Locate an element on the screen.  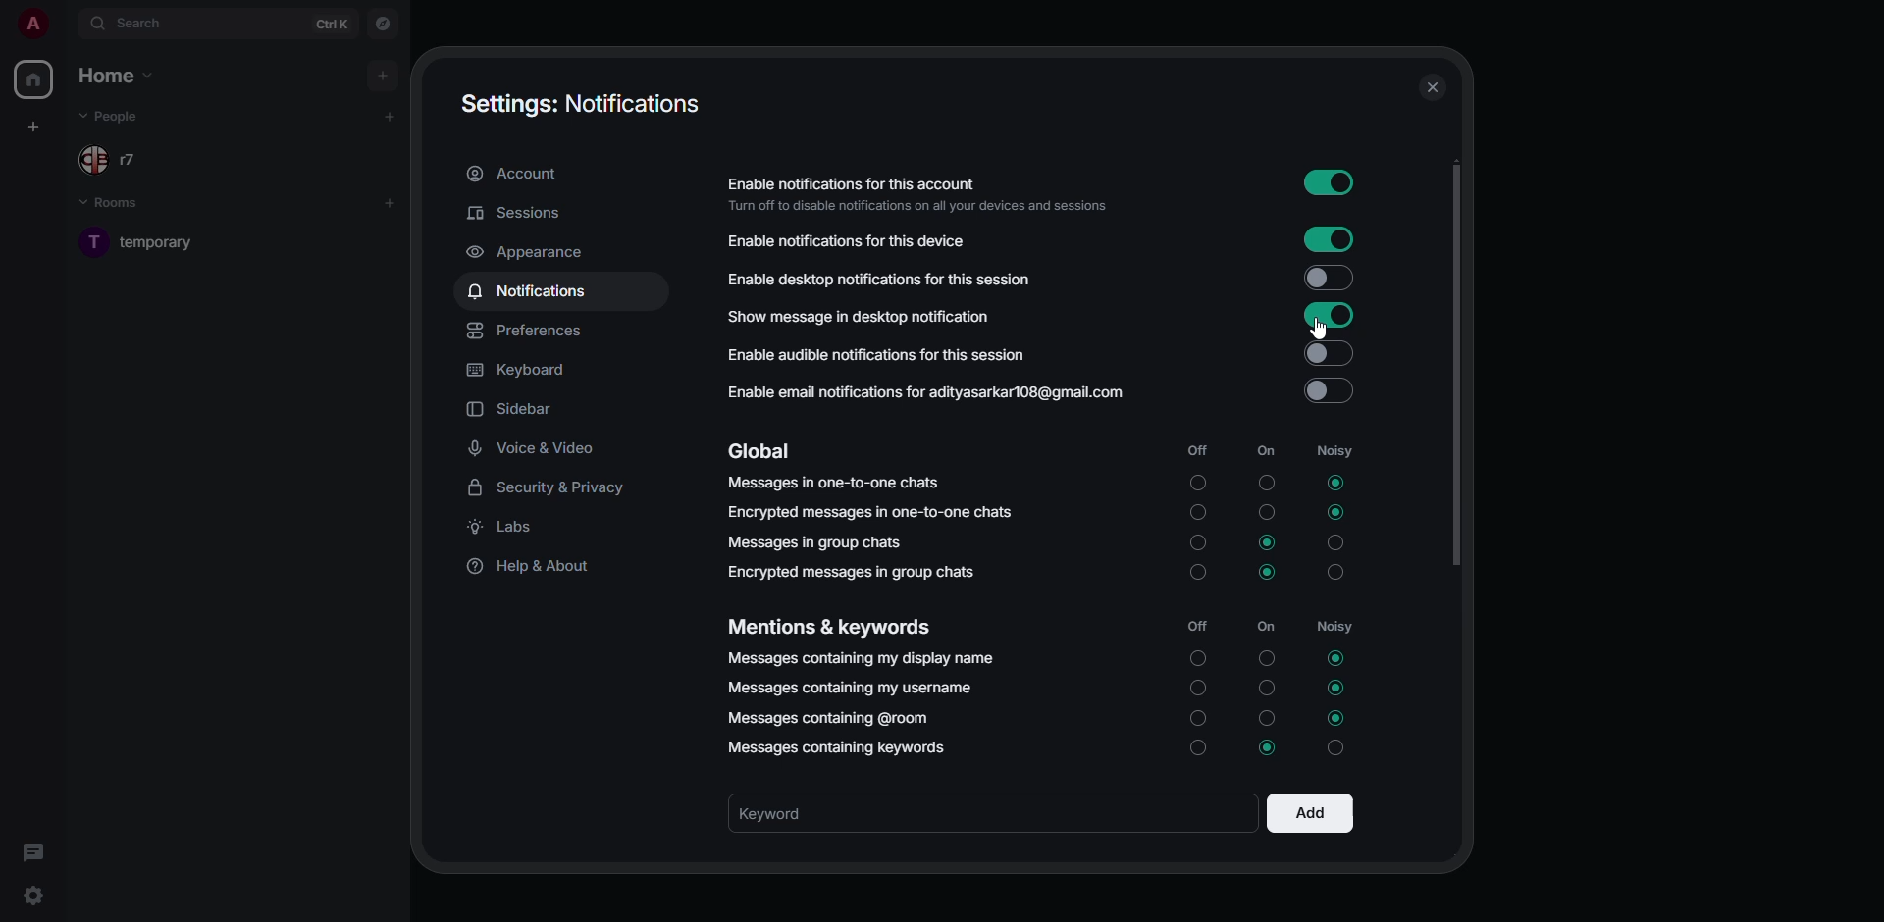
notifications is located at coordinates (528, 292).